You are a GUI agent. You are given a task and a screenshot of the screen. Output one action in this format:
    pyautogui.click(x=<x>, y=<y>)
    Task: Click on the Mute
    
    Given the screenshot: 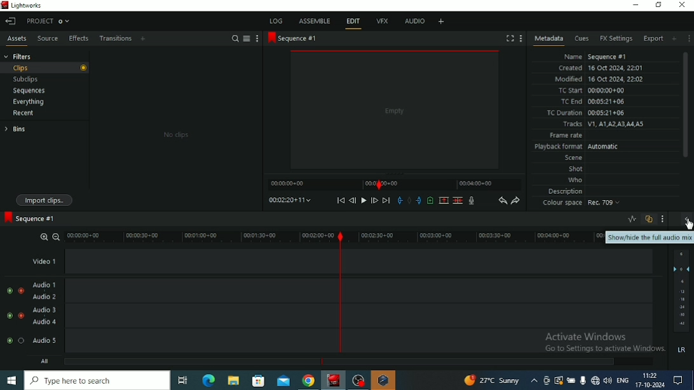 What is the action you would take?
    pyautogui.click(x=683, y=351)
    